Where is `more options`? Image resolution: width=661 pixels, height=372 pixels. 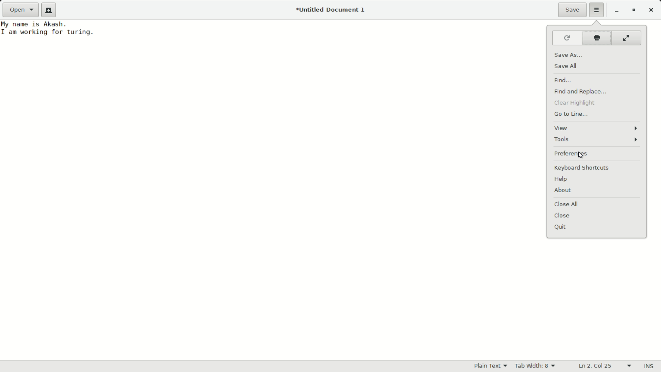
more options is located at coordinates (597, 9).